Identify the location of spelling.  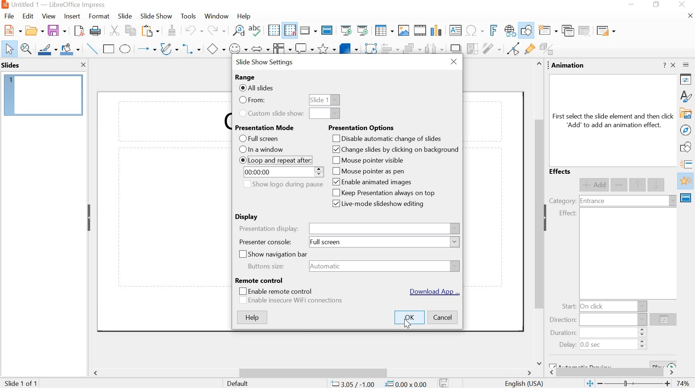
(257, 31).